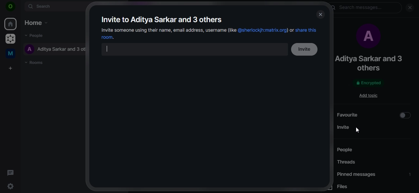 The width and height of the screenshot is (419, 193). Describe the element at coordinates (368, 83) in the screenshot. I see `encrypted` at that location.